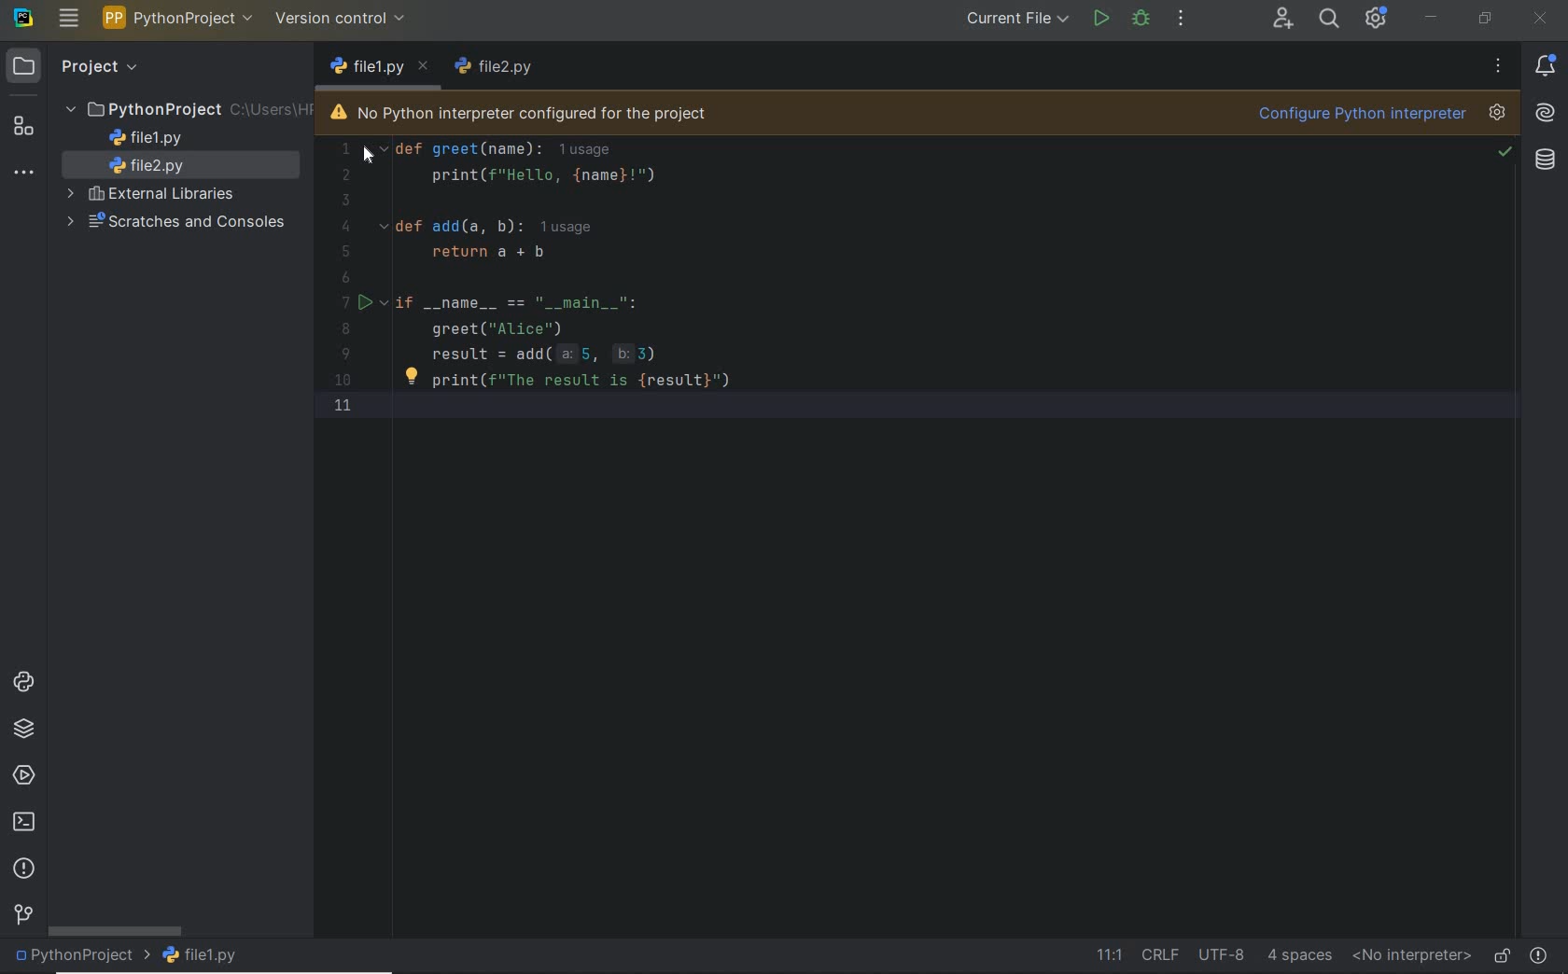 Image resolution: width=1568 pixels, height=974 pixels. Describe the element at coordinates (1330, 21) in the screenshot. I see `search everywhere` at that location.